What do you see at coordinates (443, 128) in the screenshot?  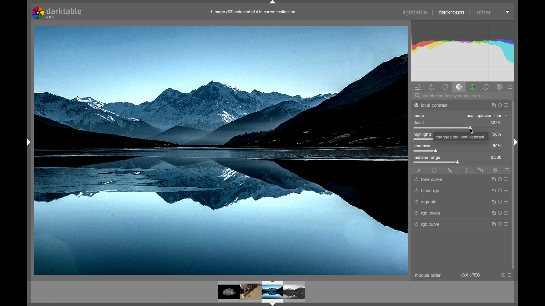 I see `slider` at bounding box center [443, 128].